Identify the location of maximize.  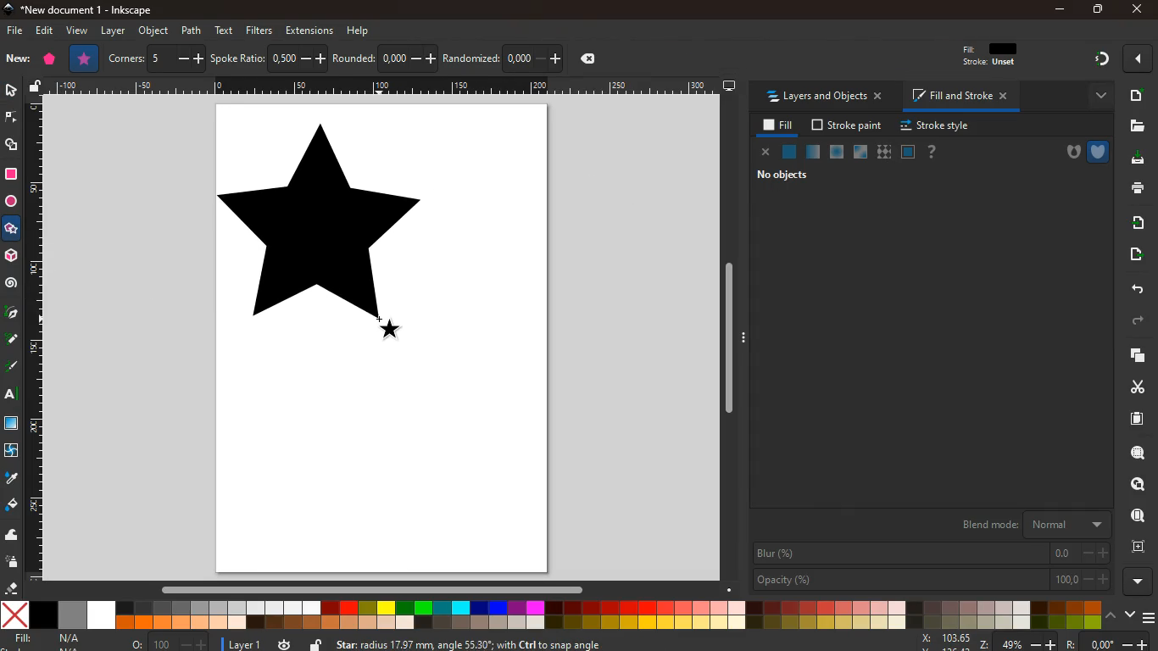
(1096, 8).